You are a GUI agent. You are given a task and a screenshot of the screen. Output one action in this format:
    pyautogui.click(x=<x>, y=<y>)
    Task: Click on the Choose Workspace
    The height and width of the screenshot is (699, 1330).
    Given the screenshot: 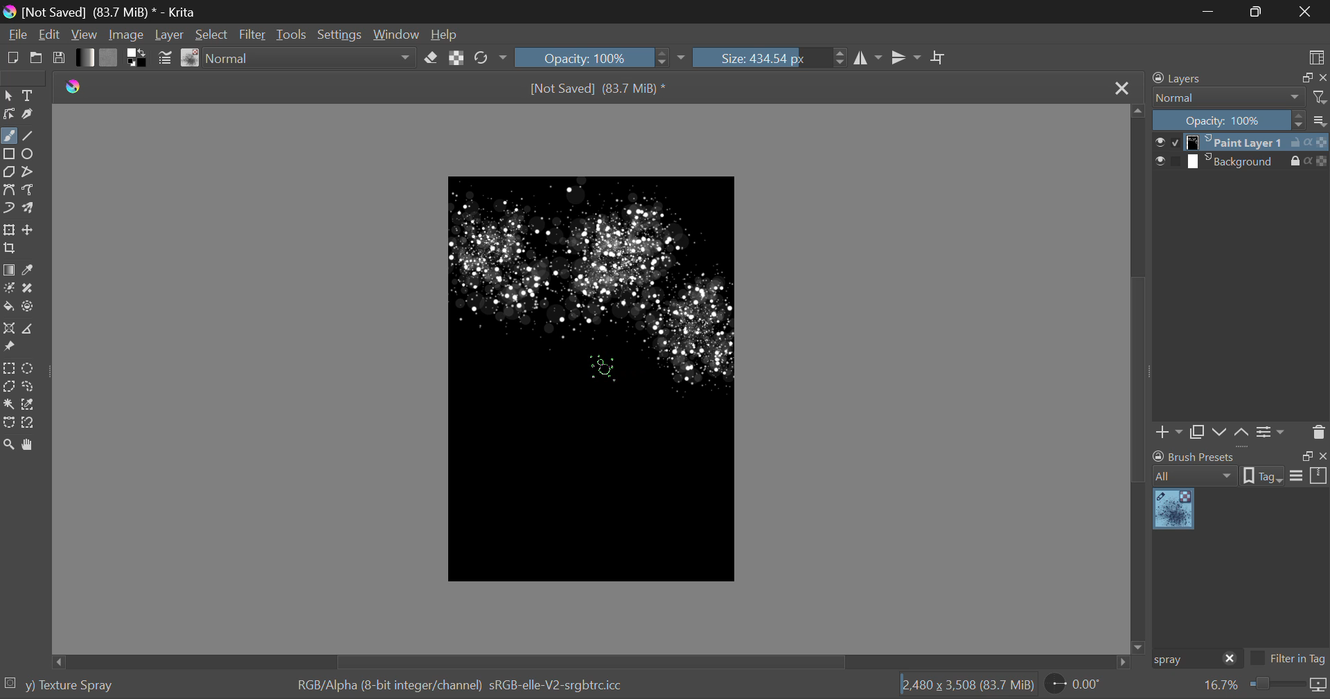 What is the action you would take?
    pyautogui.click(x=1316, y=57)
    